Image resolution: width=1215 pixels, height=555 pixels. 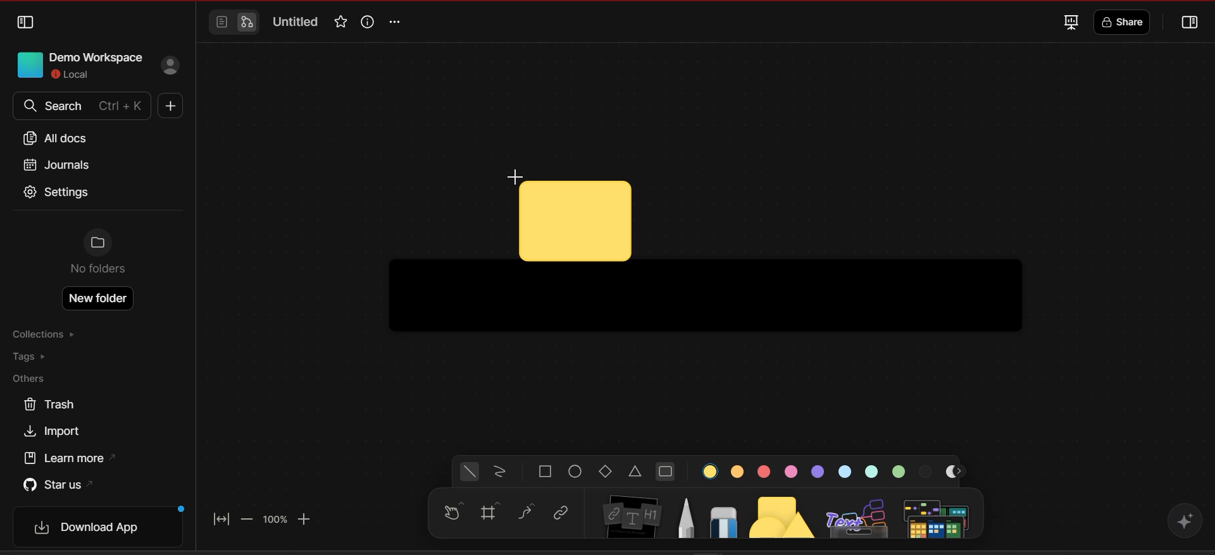 I want to click on ellipse, so click(x=576, y=472).